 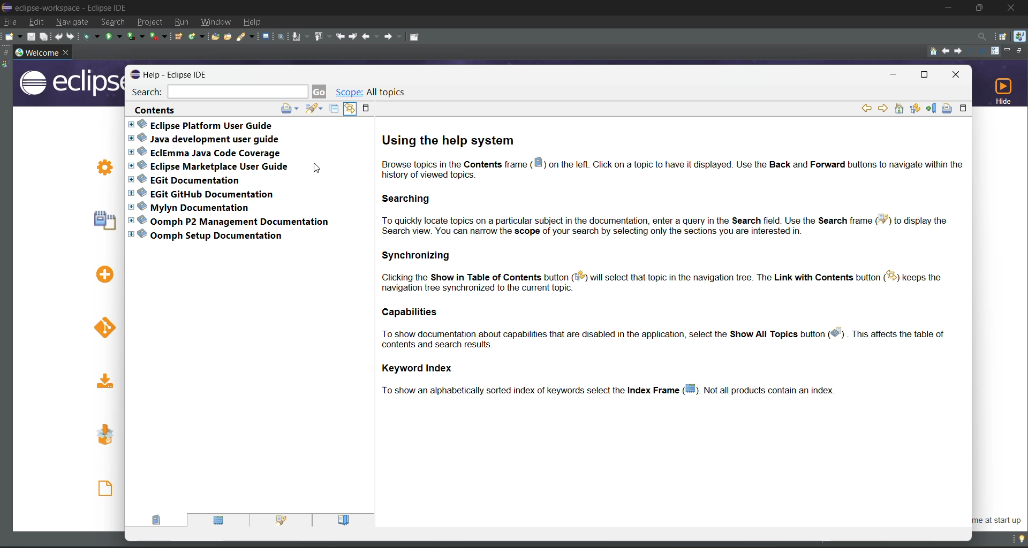 I want to click on searching, so click(x=672, y=219).